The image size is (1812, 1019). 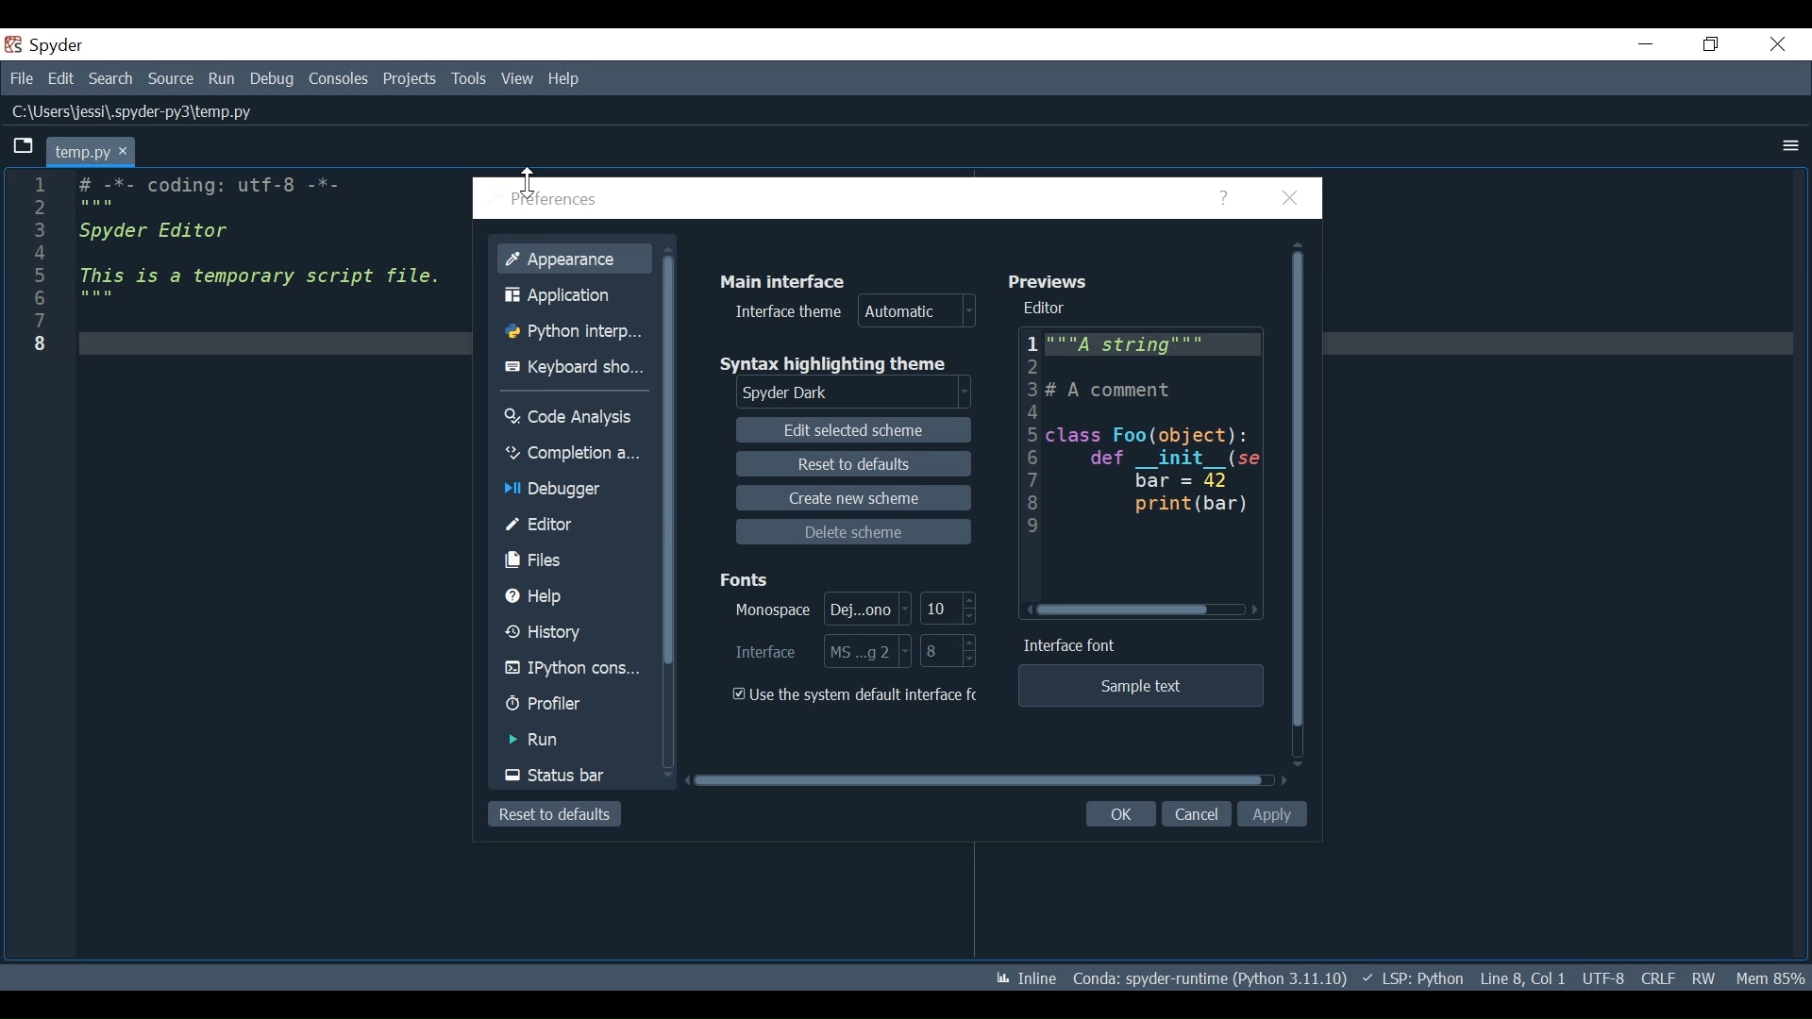 I want to click on Vertical Scroll bar, so click(x=1123, y=610).